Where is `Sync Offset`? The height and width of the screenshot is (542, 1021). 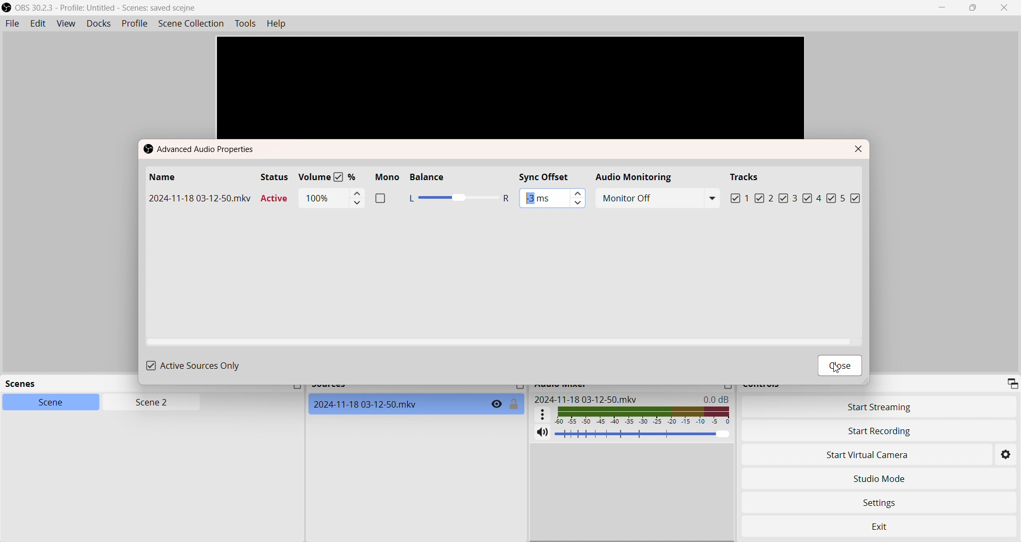 Sync Offset is located at coordinates (552, 176).